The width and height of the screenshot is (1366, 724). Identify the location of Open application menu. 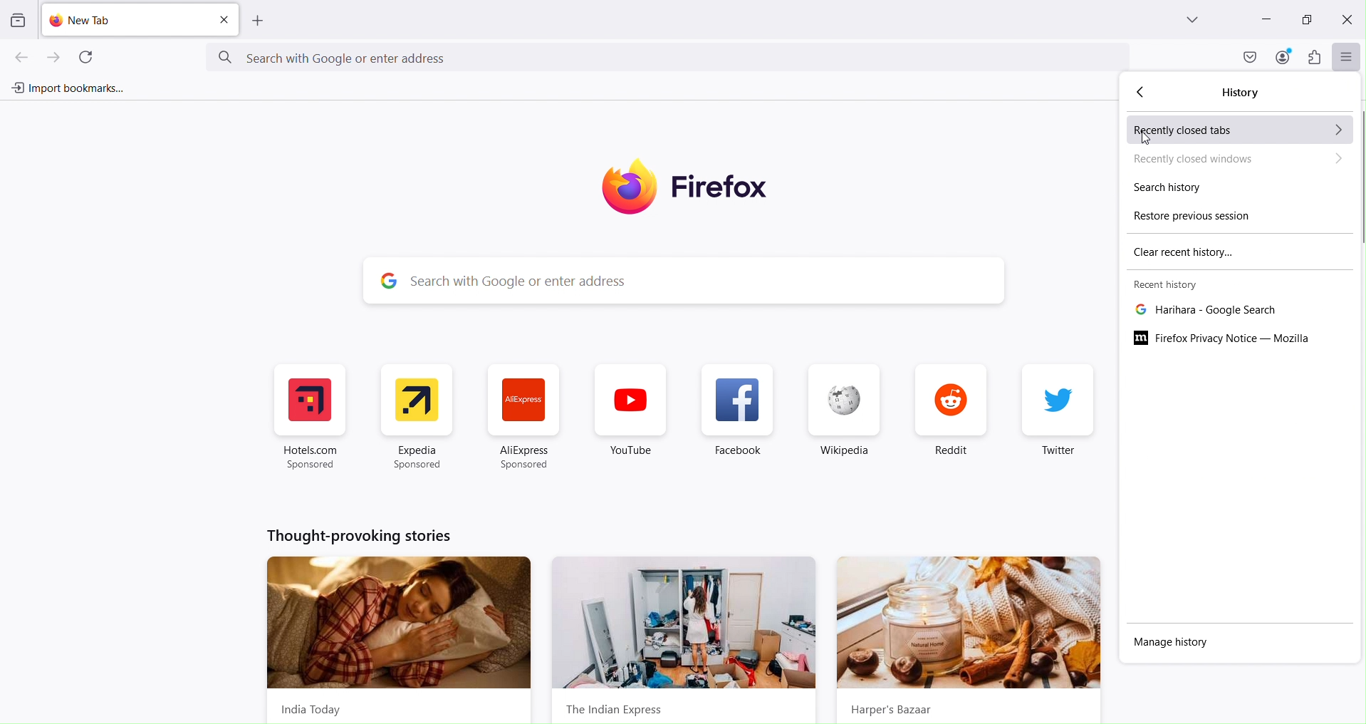
(1347, 57).